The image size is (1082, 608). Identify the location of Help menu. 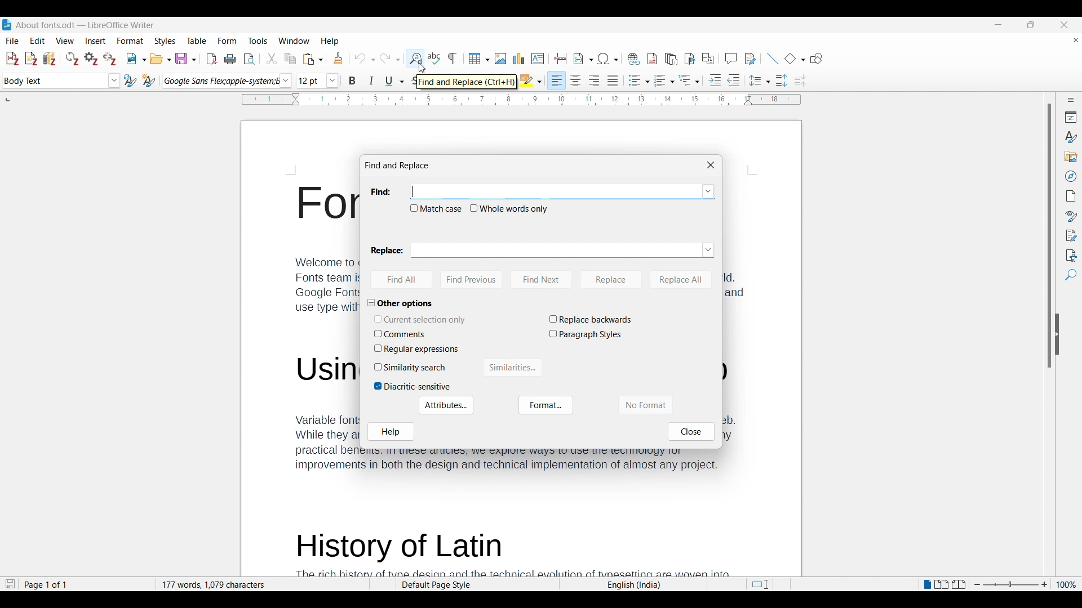
(330, 41).